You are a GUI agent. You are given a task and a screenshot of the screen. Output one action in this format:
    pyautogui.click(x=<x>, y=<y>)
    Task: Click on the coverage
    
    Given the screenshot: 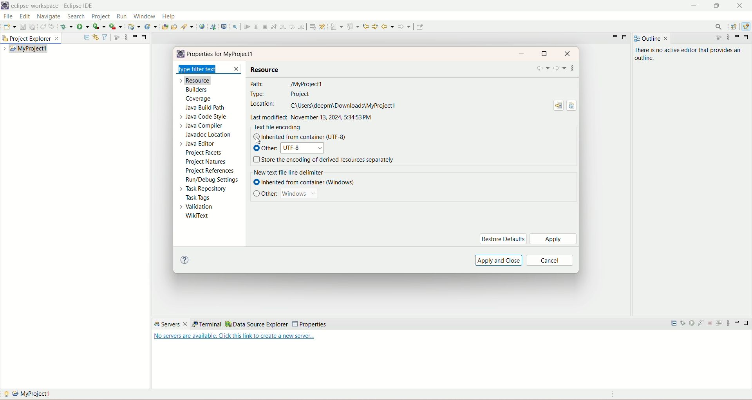 What is the action you would take?
    pyautogui.click(x=199, y=99)
    